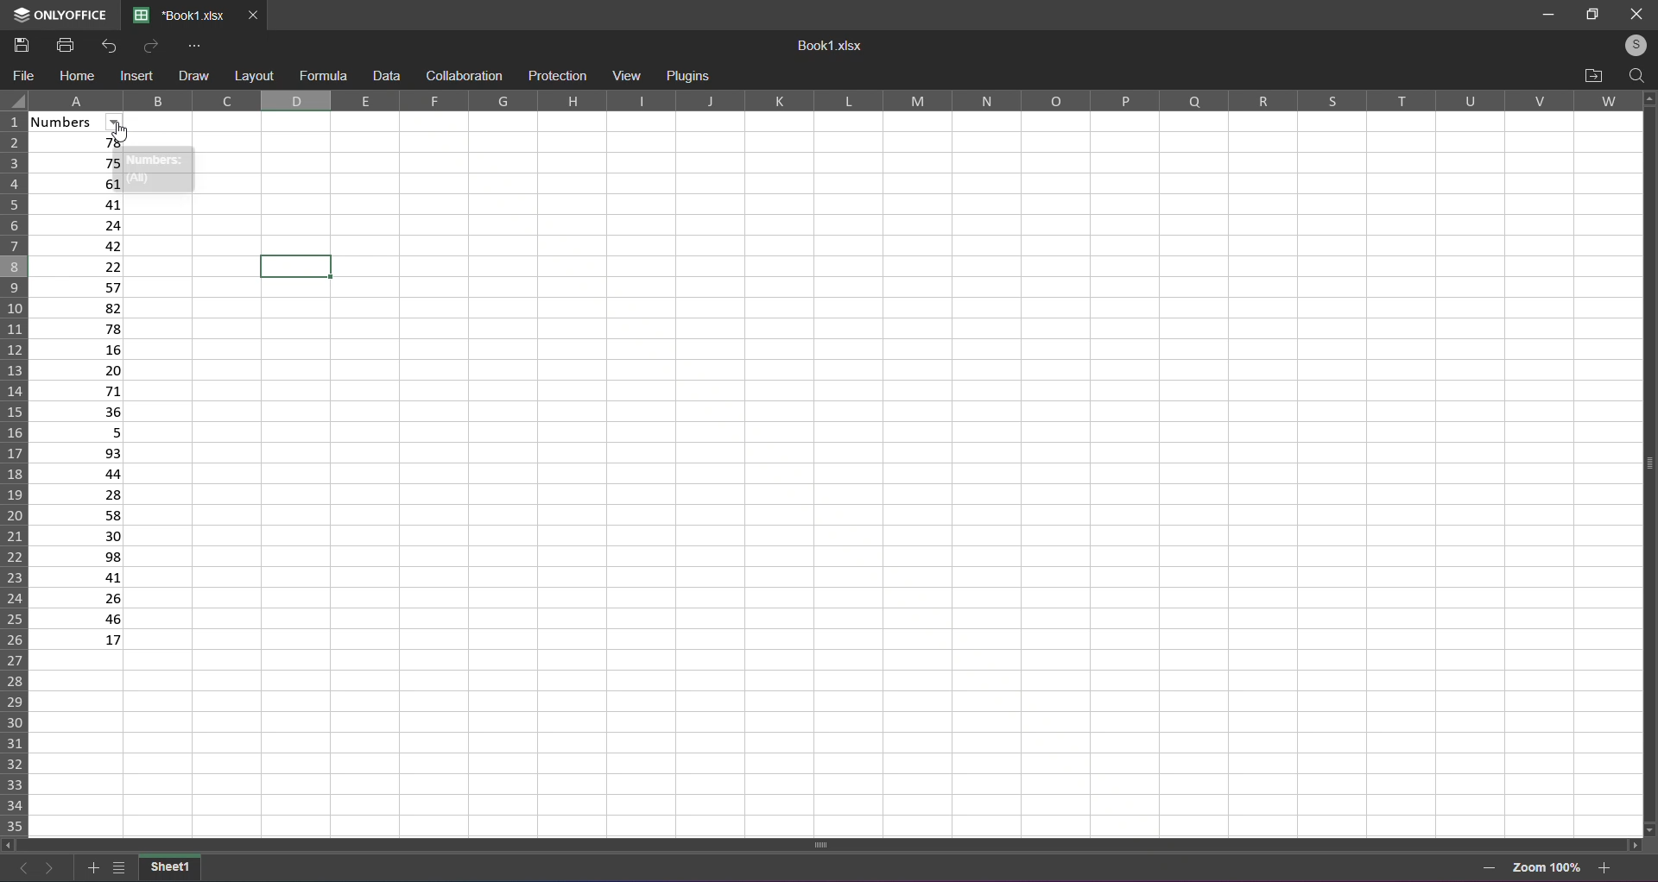 The height and width of the screenshot is (882, 1658). What do you see at coordinates (79, 144) in the screenshot?
I see `78` at bounding box center [79, 144].